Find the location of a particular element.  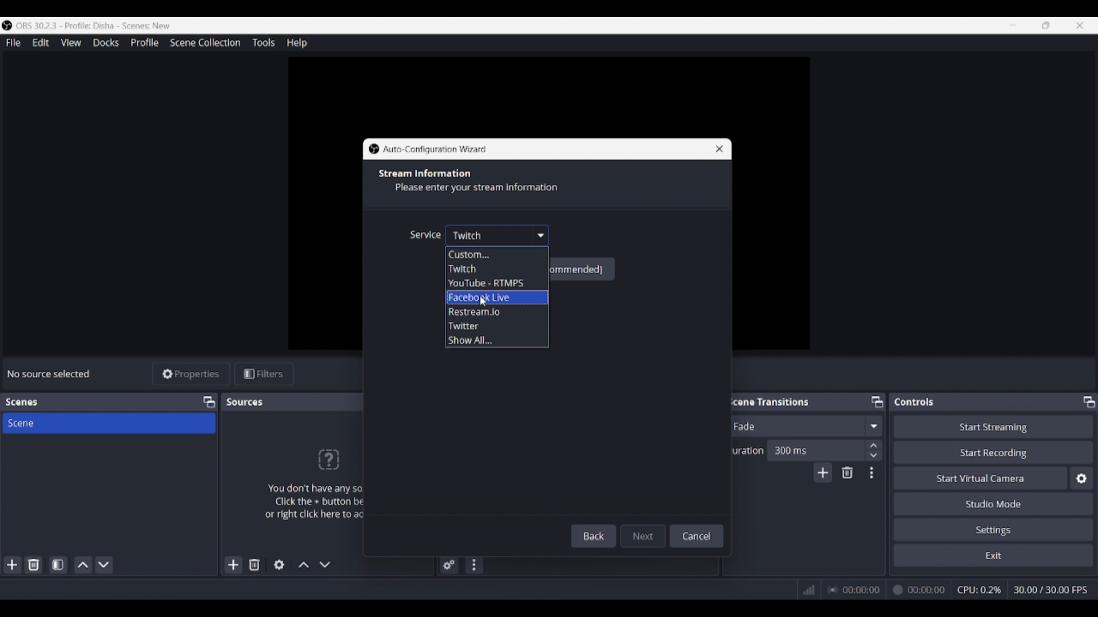

Service options to choose from is located at coordinates (486, 298).